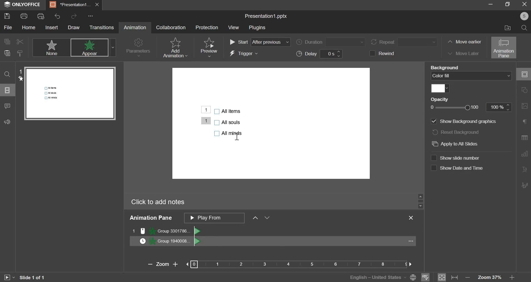 This screenshot has width=531, height=282. Describe the element at coordinates (101, 27) in the screenshot. I see `transitions` at that location.